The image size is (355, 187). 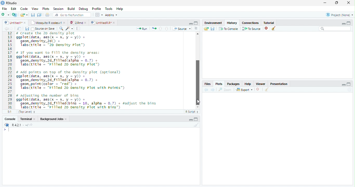 What do you see at coordinates (4, 9) in the screenshot?
I see `File` at bounding box center [4, 9].